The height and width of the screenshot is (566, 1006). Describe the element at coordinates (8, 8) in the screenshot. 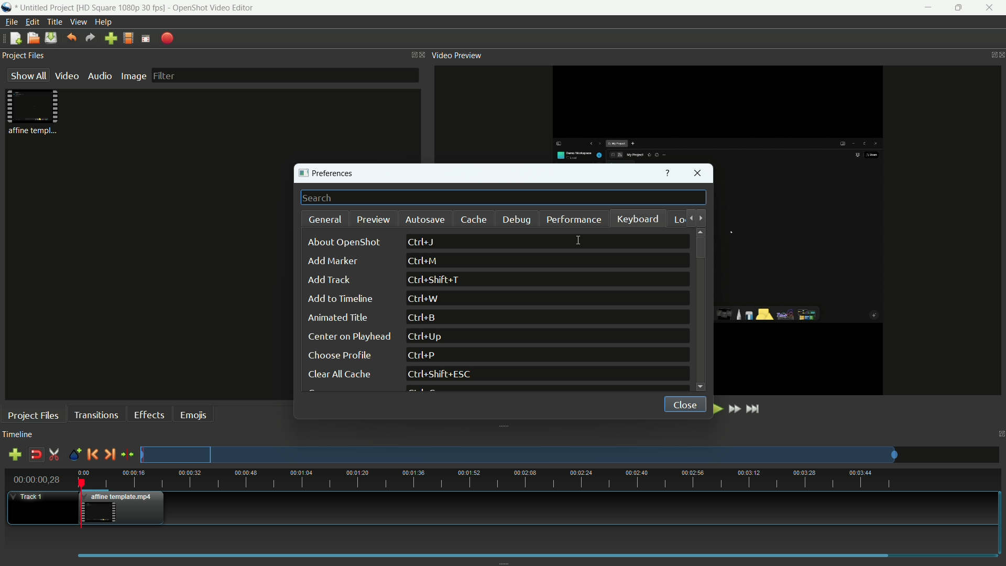

I see `app icon` at that location.